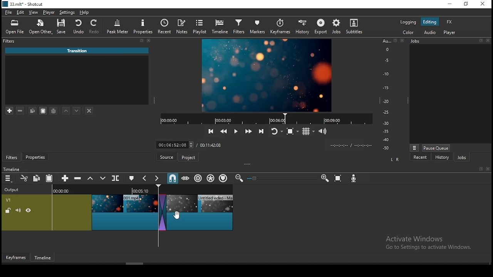 The height and width of the screenshot is (277, 493). What do you see at coordinates (223, 178) in the screenshot?
I see `ripple markers` at bounding box center [223, 178].